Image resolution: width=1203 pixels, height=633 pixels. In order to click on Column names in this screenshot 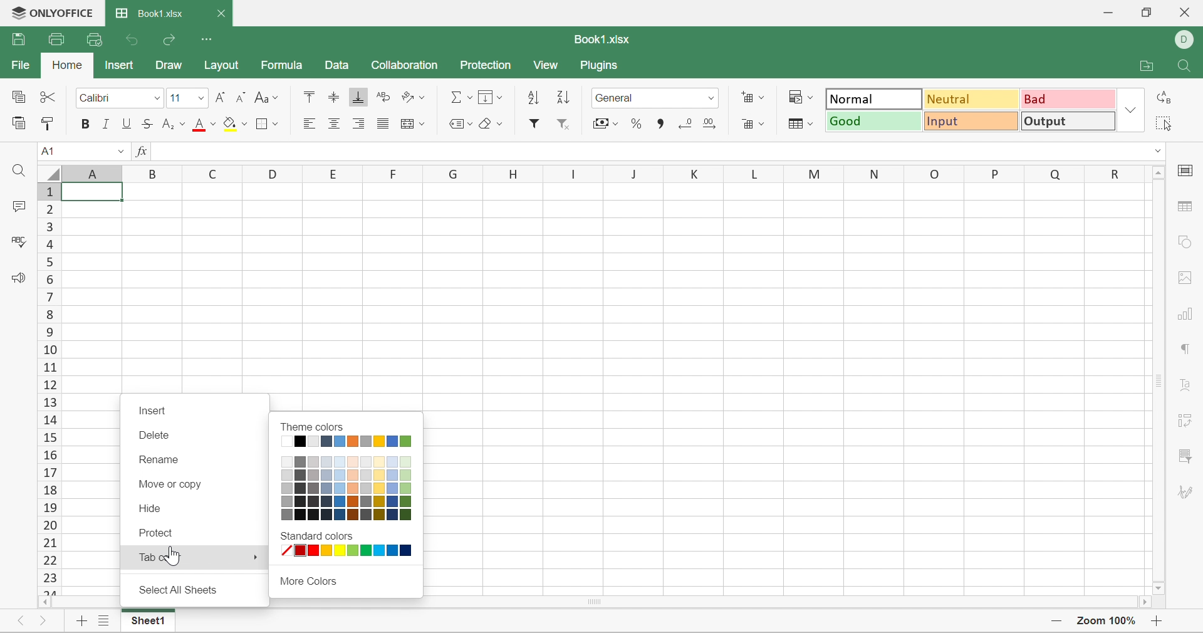, I will do `click(93, 173)`.